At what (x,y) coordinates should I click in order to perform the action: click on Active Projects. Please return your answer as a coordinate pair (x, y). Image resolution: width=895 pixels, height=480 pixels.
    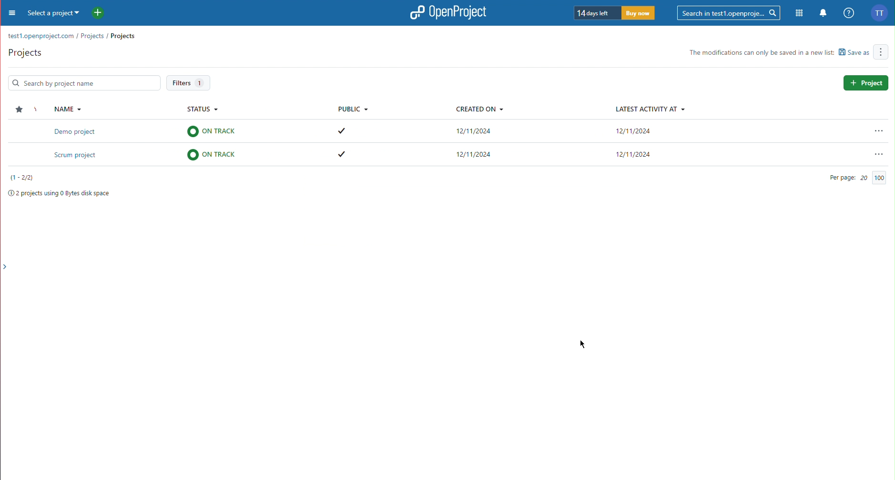
    Looking at the image, I should click on (40, 54).